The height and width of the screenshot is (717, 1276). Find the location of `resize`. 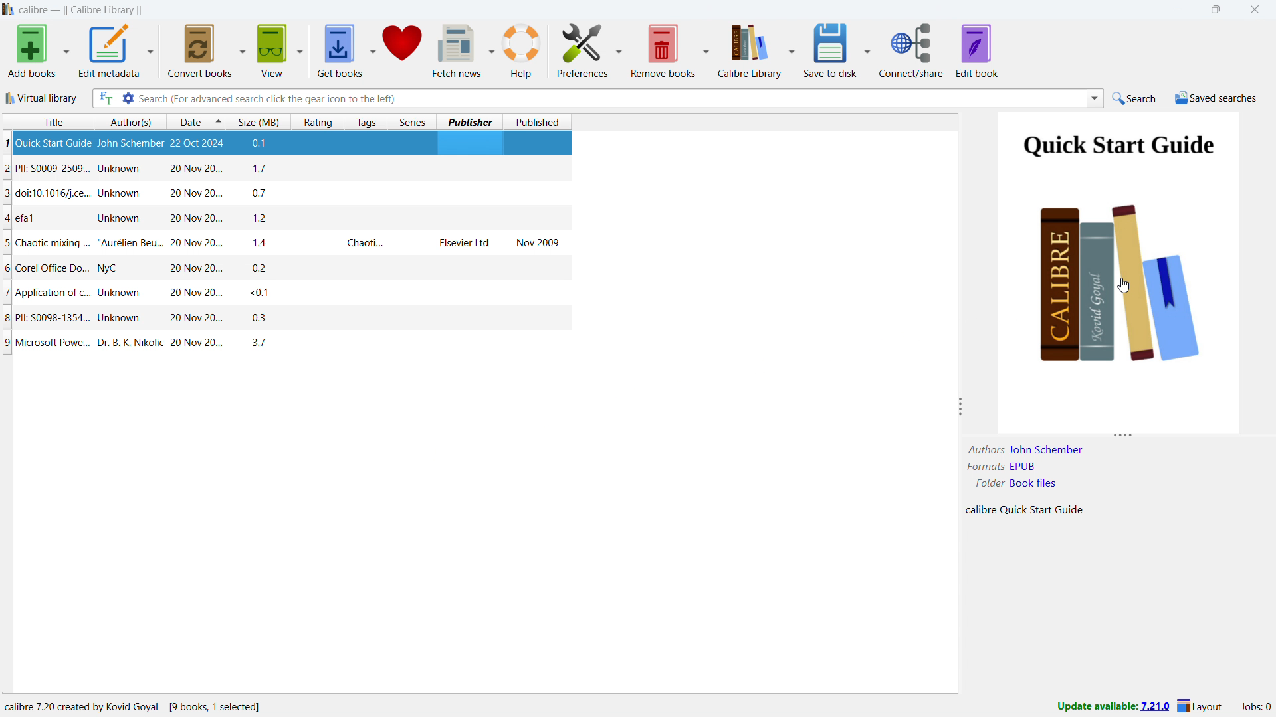

resize is located at coordinates (962, 407).